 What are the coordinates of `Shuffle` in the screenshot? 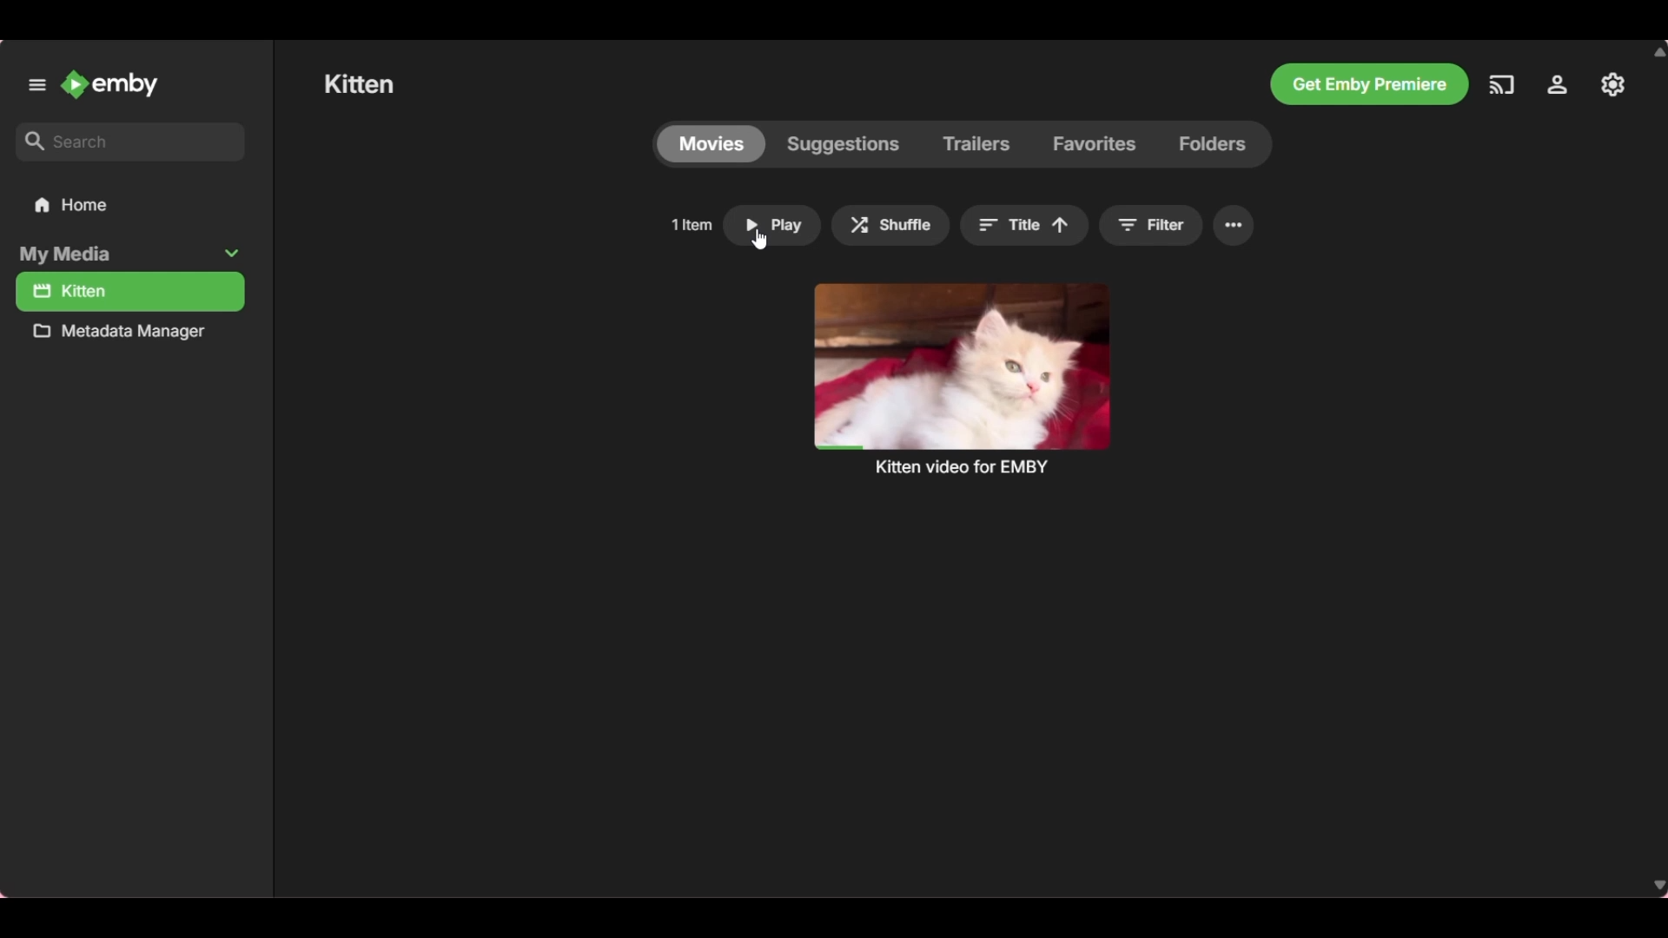 It's located at (890, 225).